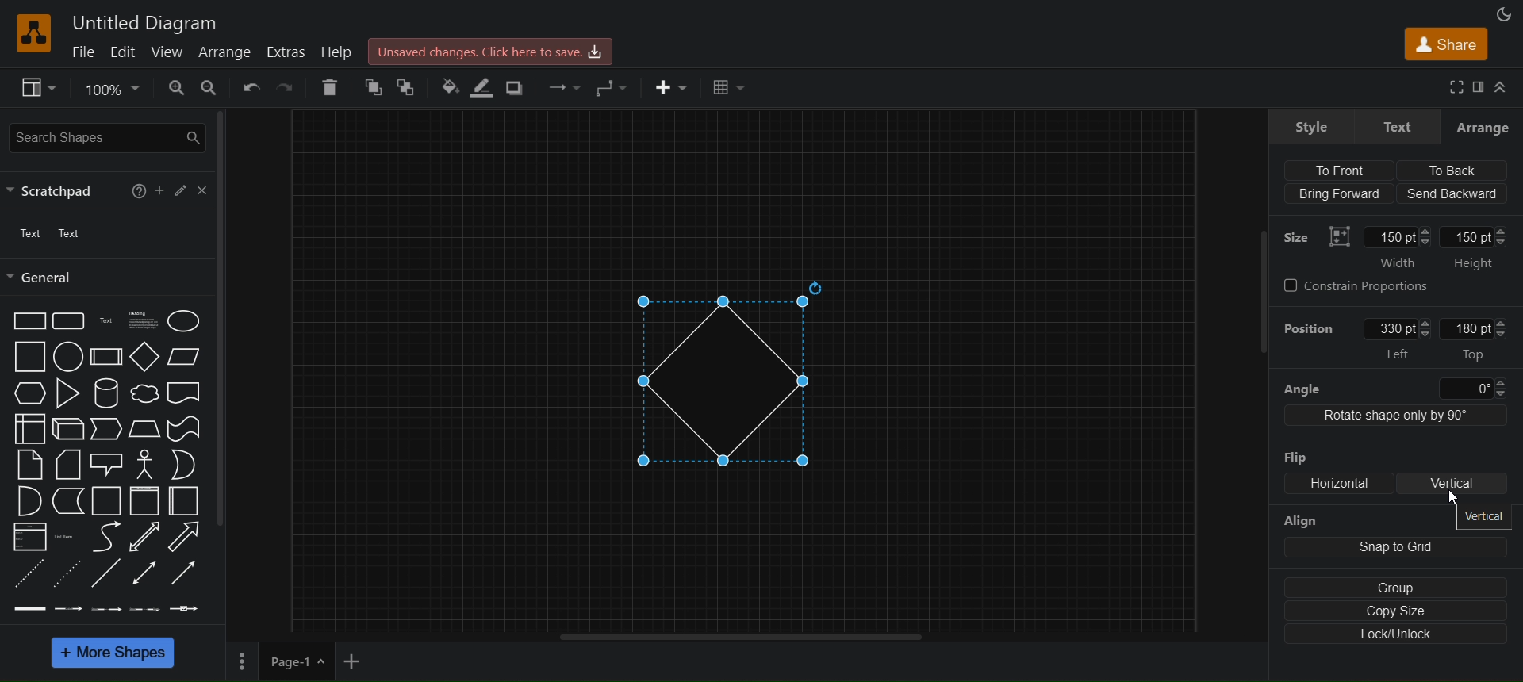 The width and height of the screenshot is (1523, 682). I want to click on flip, so click(1298, 452).